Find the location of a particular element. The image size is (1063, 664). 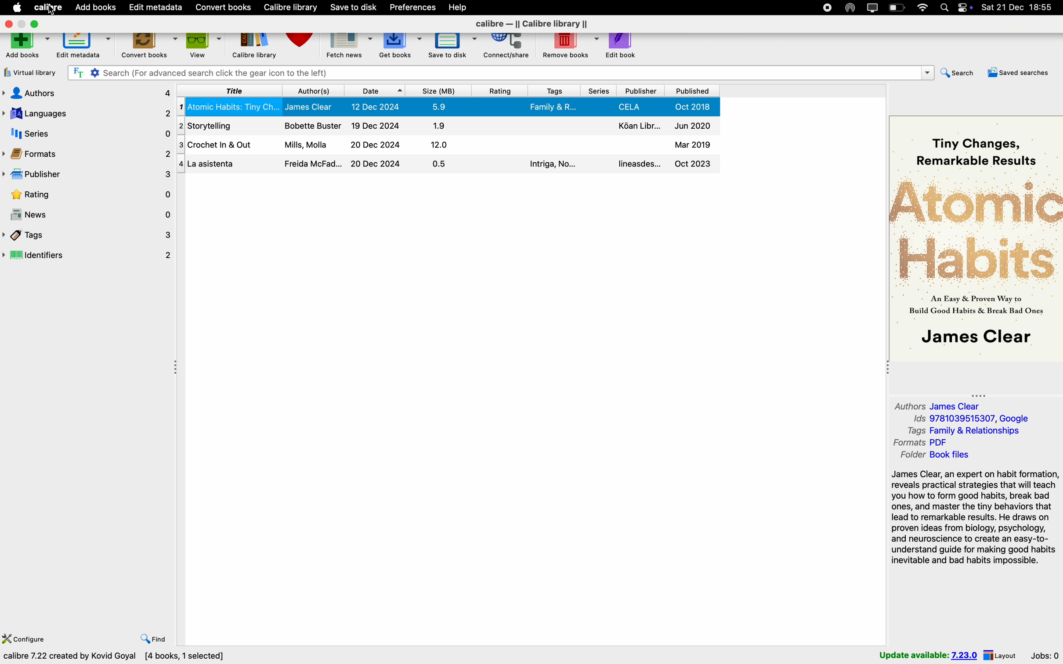

save to disk is located at coordinates (353, 7).